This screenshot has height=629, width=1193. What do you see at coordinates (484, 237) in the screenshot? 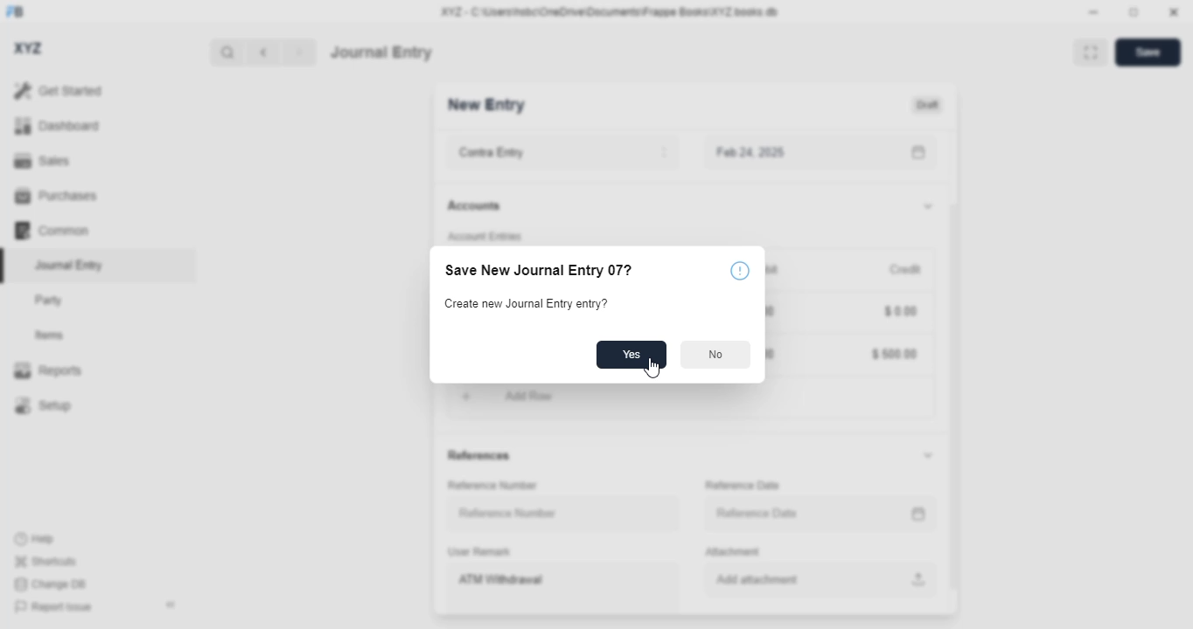
I see `account entries` at bounding box center [484, 237].